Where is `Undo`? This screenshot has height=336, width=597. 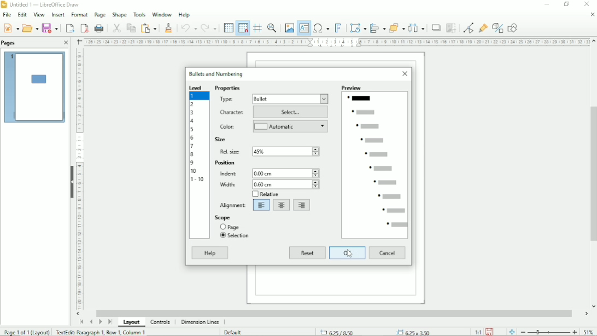
Undo is located at coordinates (188, 27).